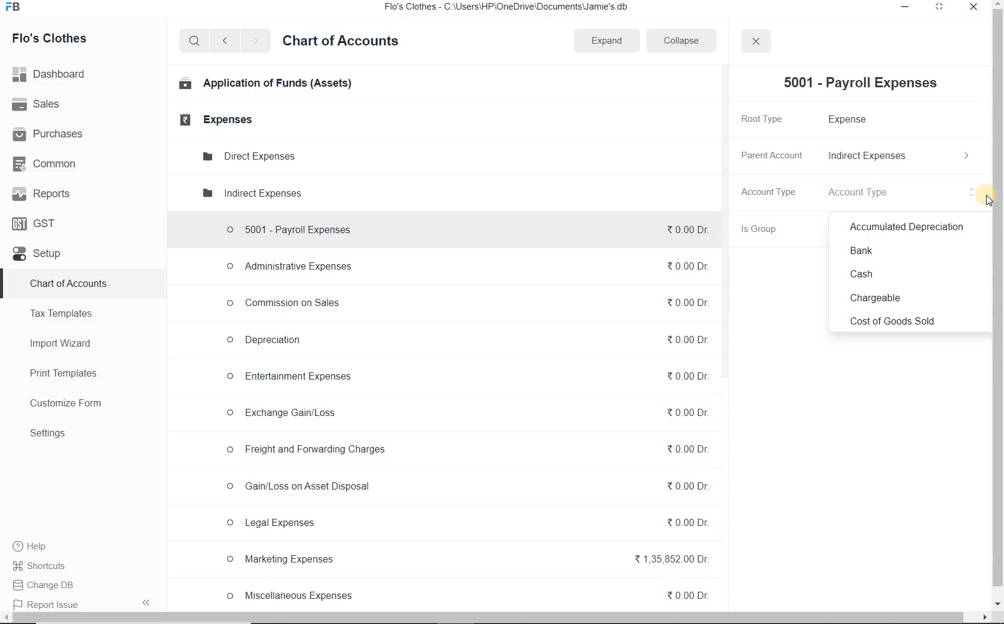  I want to click on vertical scrollbar, so click(998, 298).